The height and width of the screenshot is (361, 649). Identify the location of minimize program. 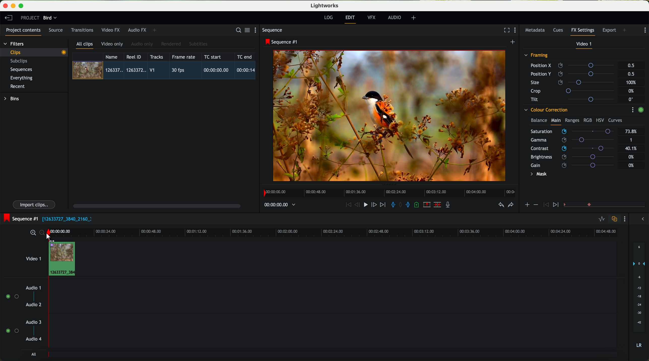
(14, 6).